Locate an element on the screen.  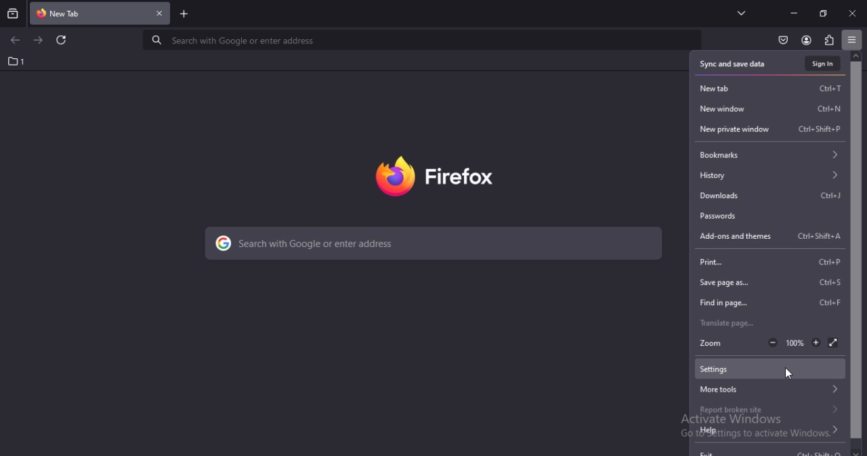
zoom out is located at coordinates (771, 342).